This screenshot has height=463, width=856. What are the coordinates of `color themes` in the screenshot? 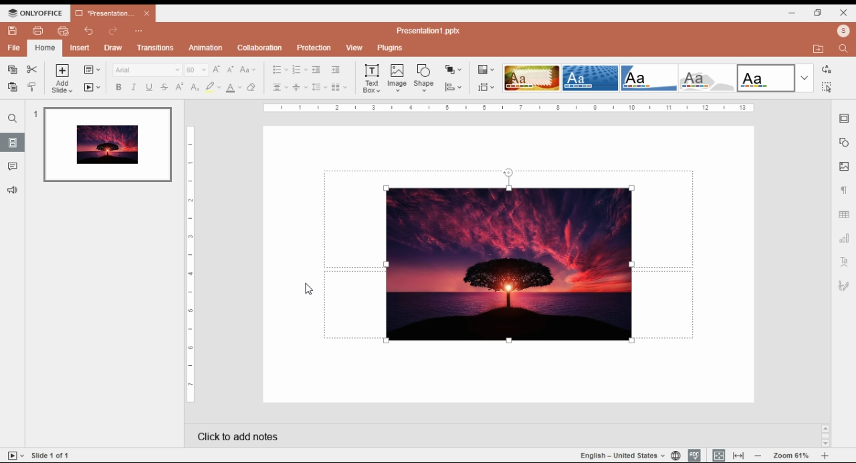 It's located at (484, 69).